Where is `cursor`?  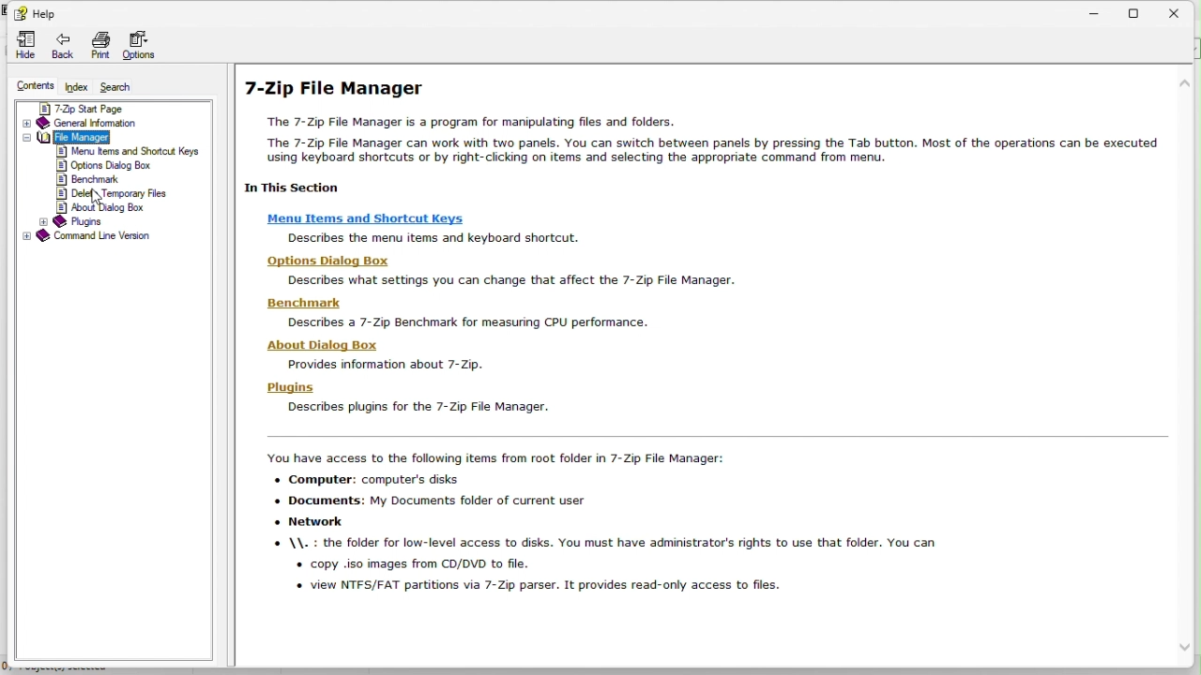
cursor is located at coordinates (94, 202).